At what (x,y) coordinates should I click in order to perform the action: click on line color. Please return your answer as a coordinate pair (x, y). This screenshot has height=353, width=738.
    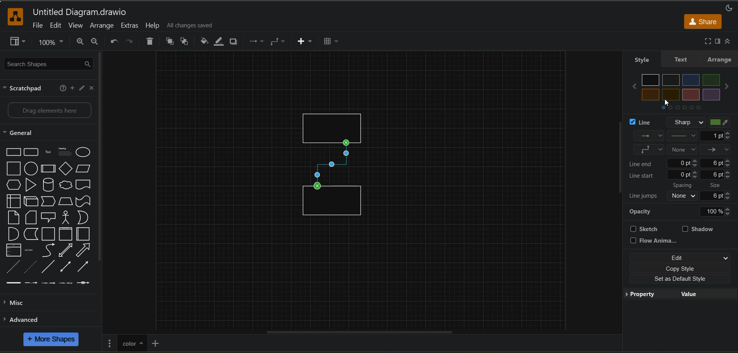
    Looking at the image, I should click on (220, 42).